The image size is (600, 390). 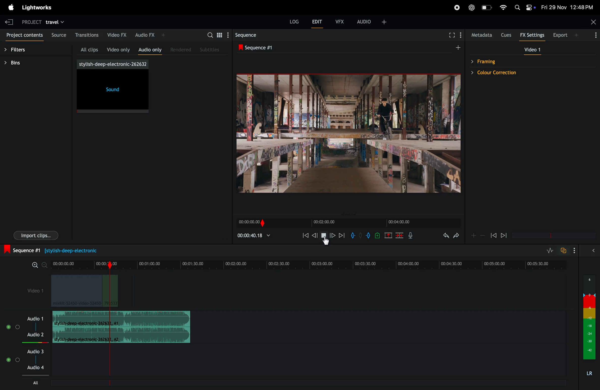 What do you see at coordinates (566, 35) in the screenshot?
I see `export` at bounding box center [566, 35].